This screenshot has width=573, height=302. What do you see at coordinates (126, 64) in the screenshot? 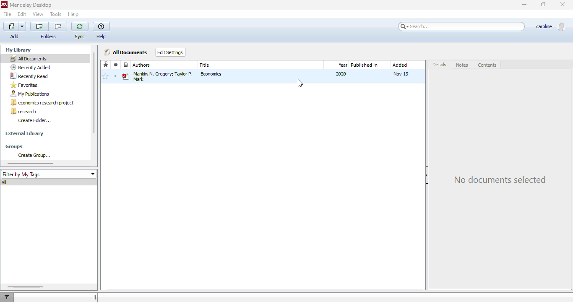
I see `recently added` at bounding box center [126, 64].